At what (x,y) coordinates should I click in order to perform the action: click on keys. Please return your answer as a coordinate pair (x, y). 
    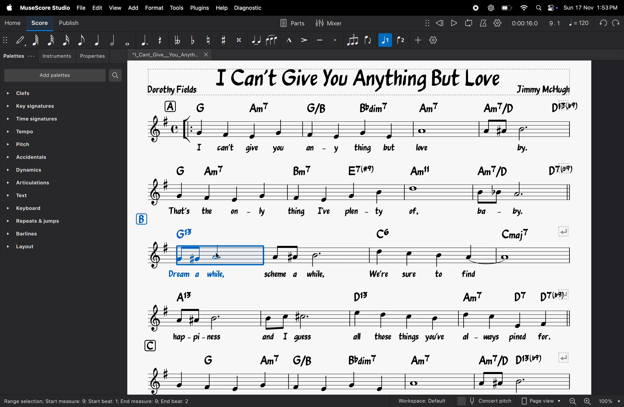
    Looking at the image, I should click on (367, 297).